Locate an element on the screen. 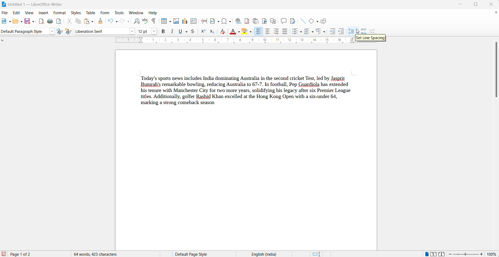  standard selection is located at coordinates (317, 254).